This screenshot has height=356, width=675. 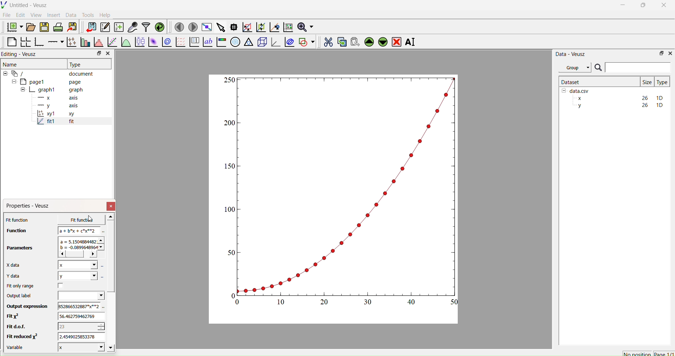 I want to click on Plot a 2d dataset as contours, so click(x=166, y=43).